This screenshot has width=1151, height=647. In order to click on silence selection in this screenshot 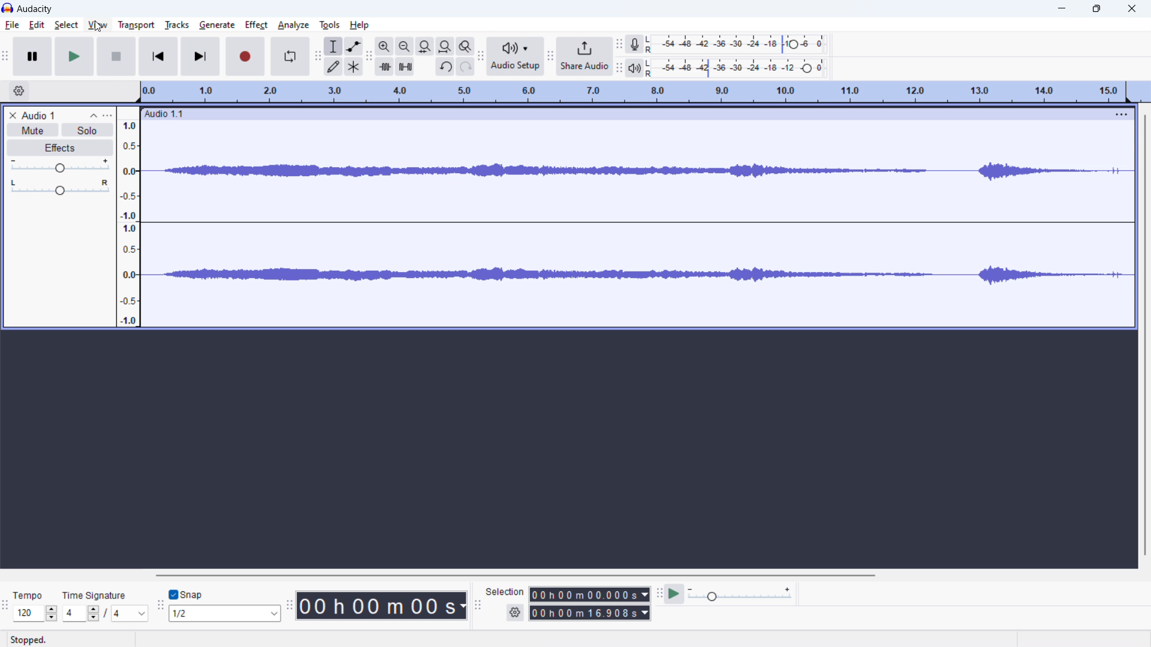, I will do `click(405, 66)`.